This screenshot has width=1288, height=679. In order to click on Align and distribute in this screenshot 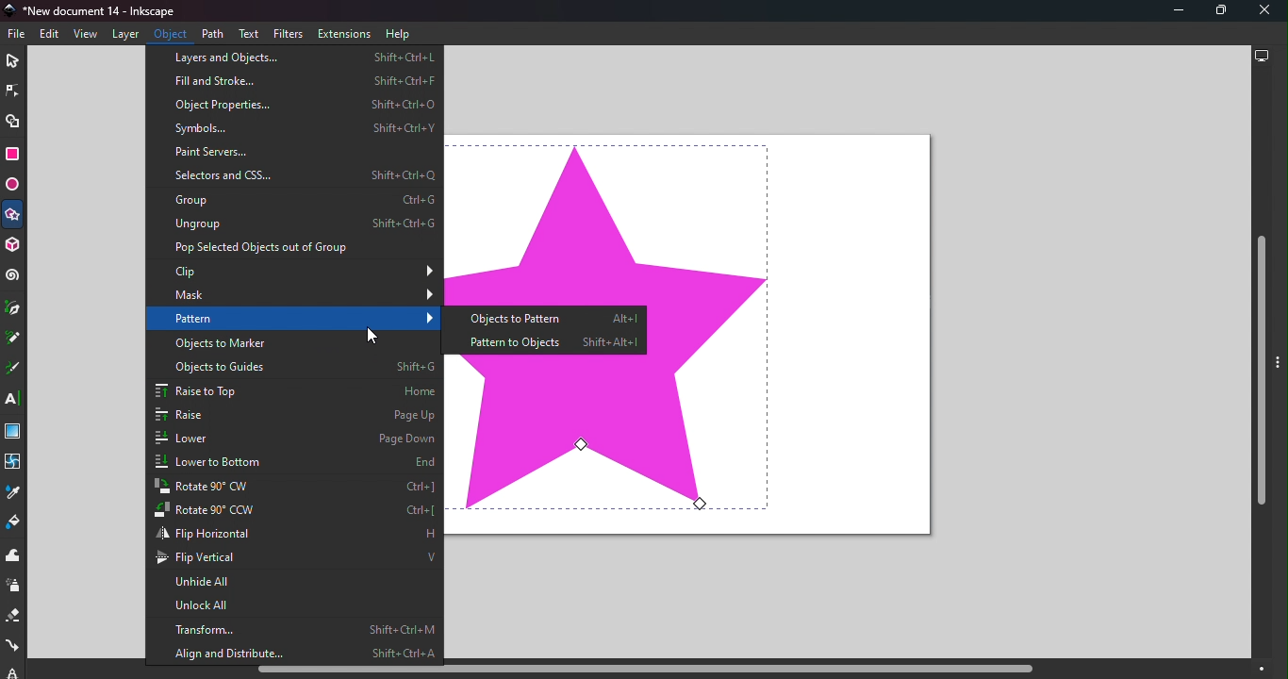, I will do `click(298, 654)`.